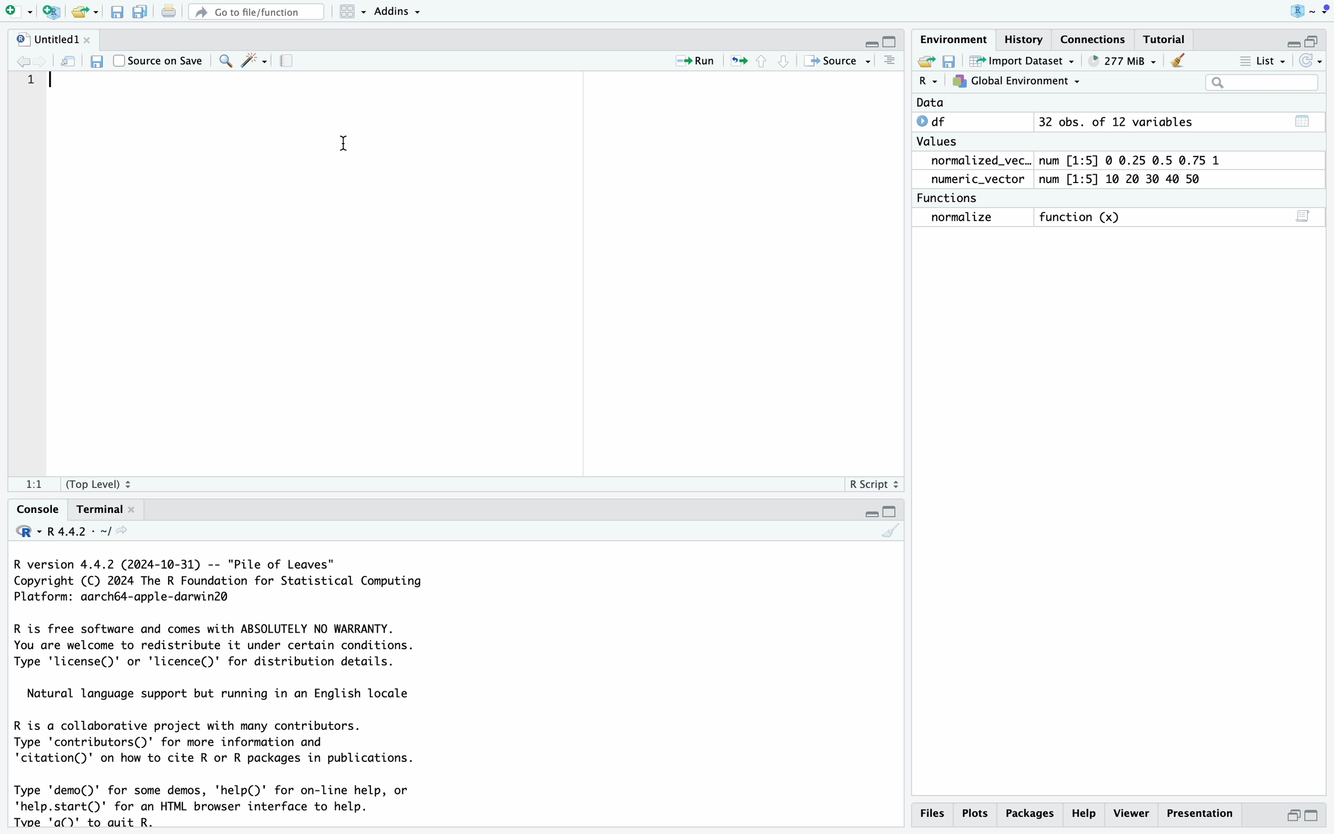 The height and width of the screenshot is (834, 1334). What do you see at coordinates (395, 12) in the screenshot?
I see `Addins` at bounding box center [395, 12].